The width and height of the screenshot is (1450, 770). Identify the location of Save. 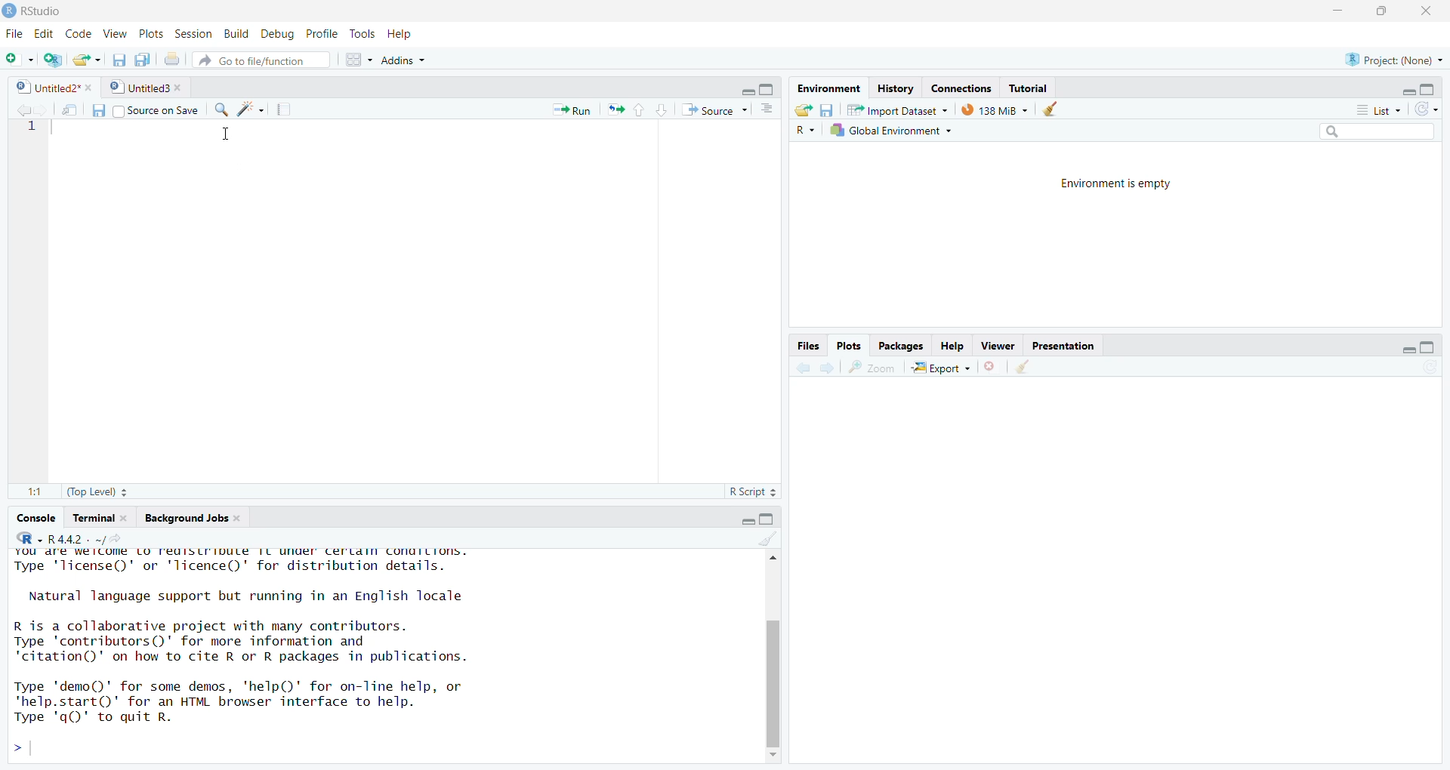
(97, 109).